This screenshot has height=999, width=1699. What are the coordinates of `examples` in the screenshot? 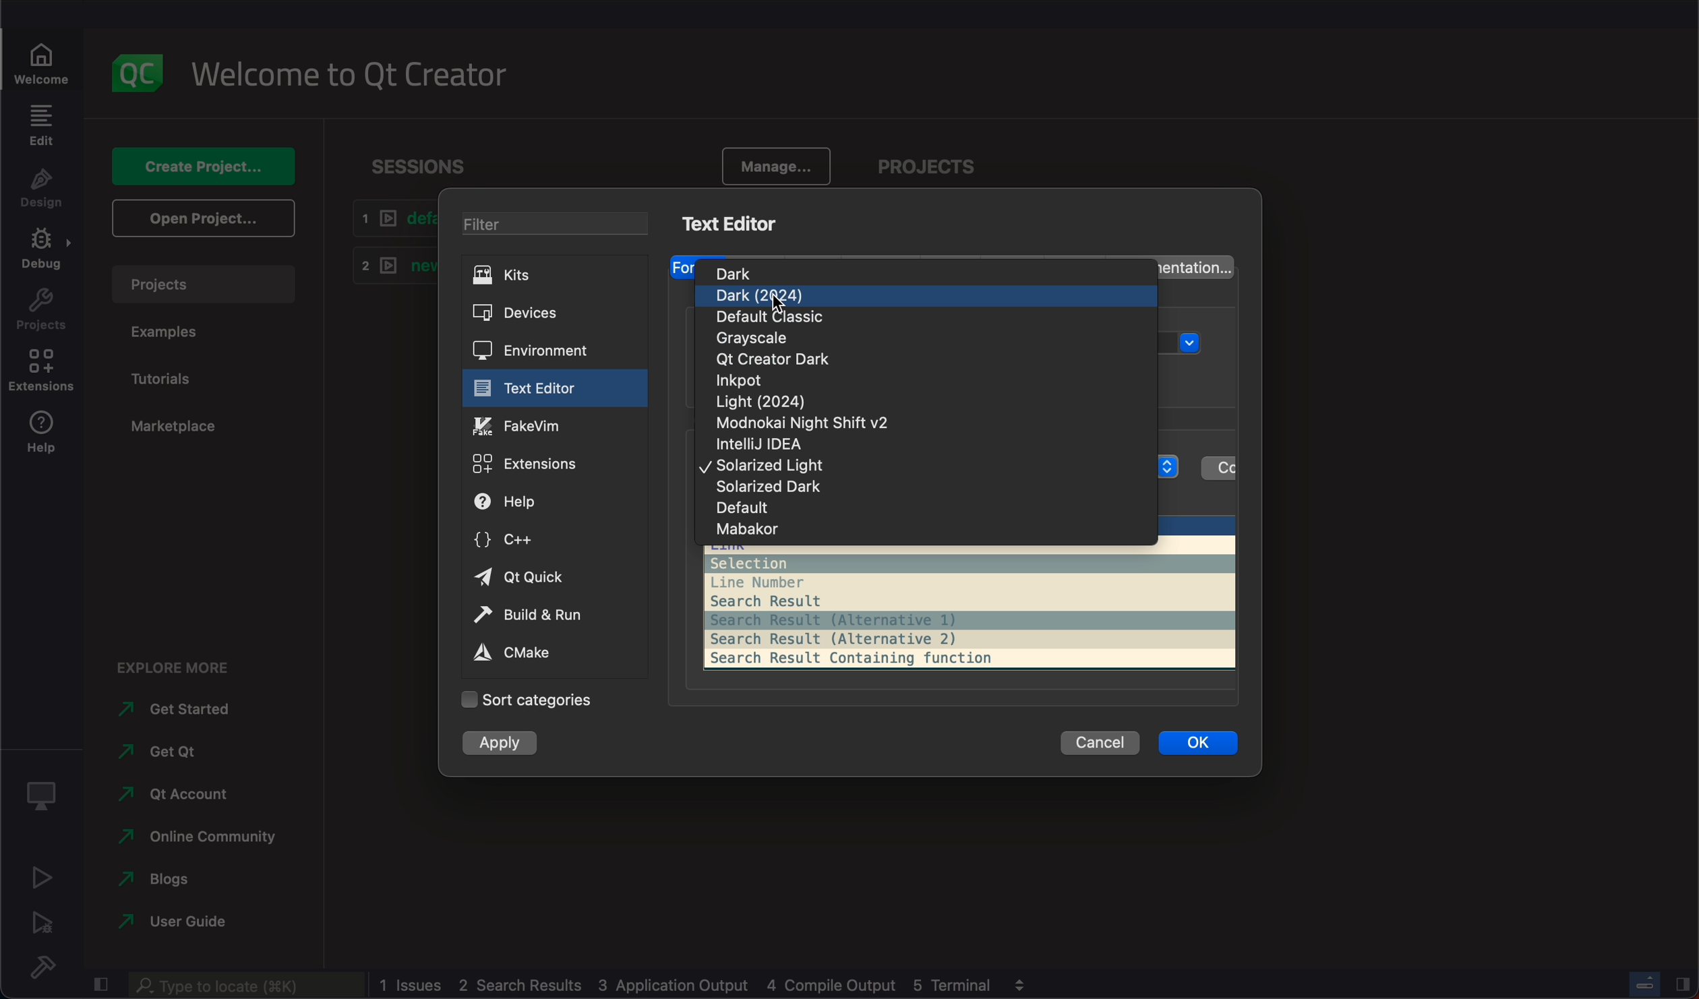 It's located at (173, 336).